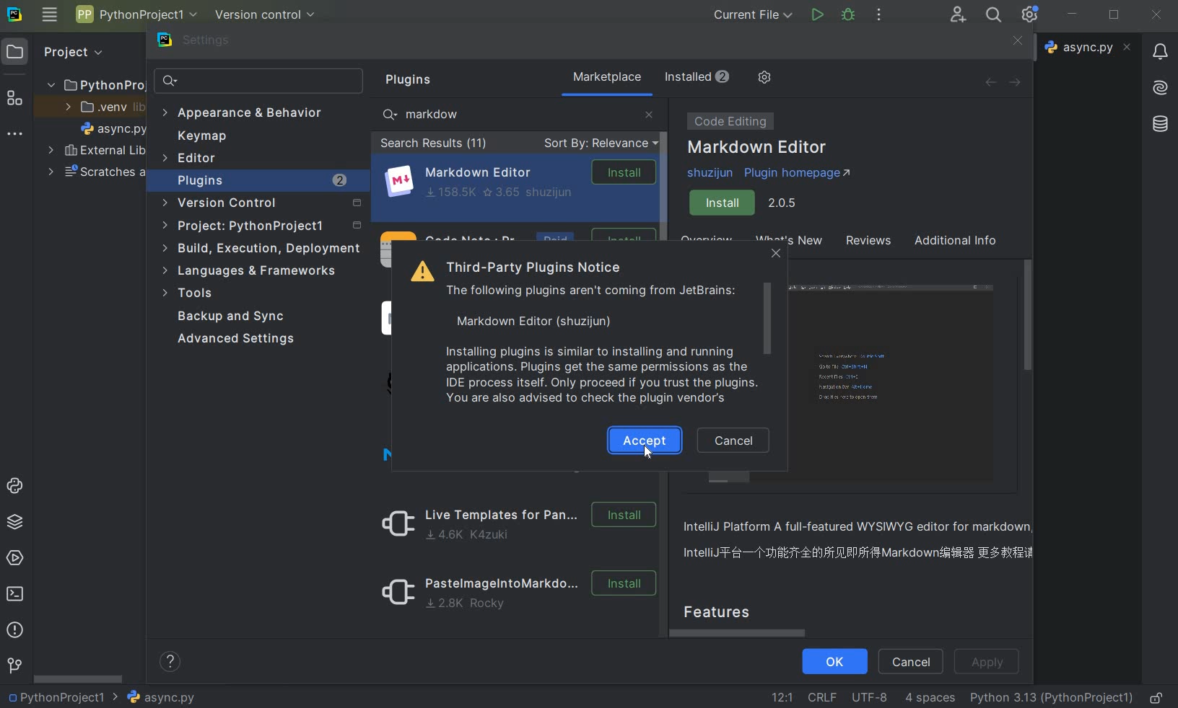 This screenshot has width=1178, height=708. I want to click on settings, so click(207, 43).